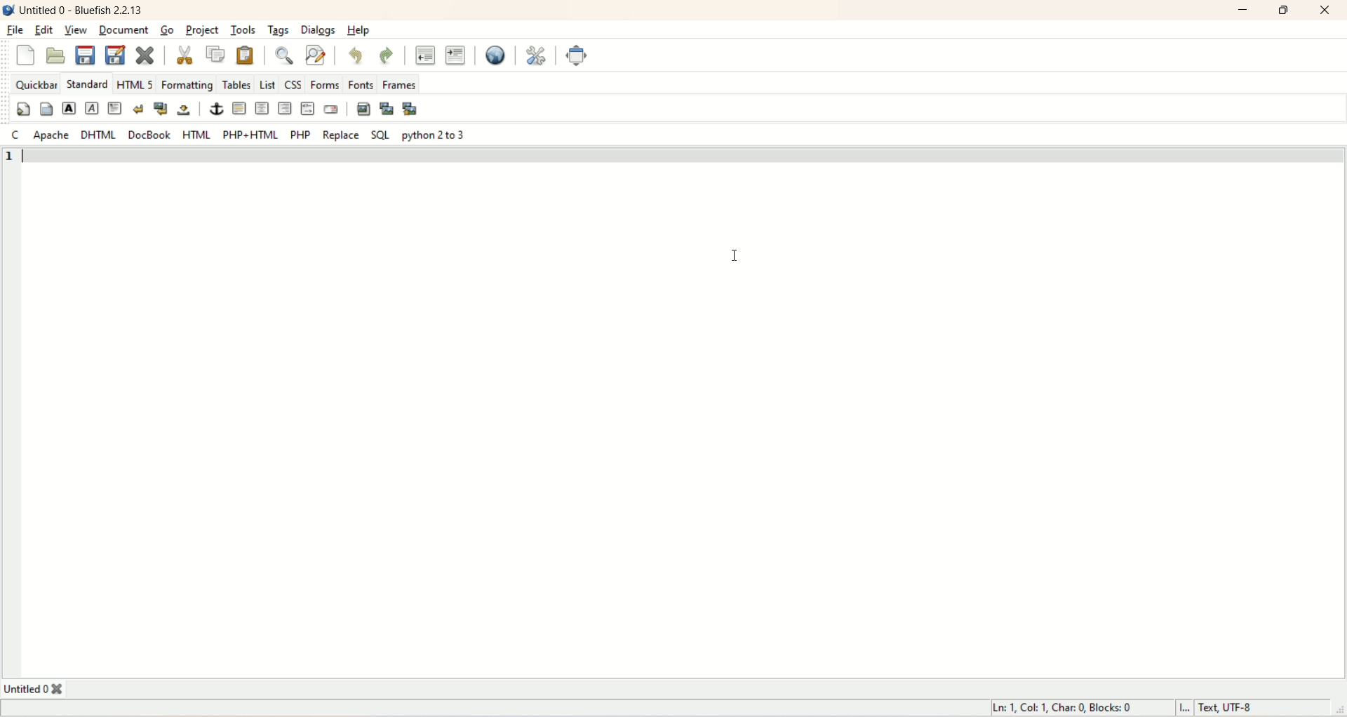 Image resolution: width=1347 pixels, height=717 pixels. What do you see at coordinates (93, 109) in the screenshot?
I see `emphasize` at bounding box center [93, 109].